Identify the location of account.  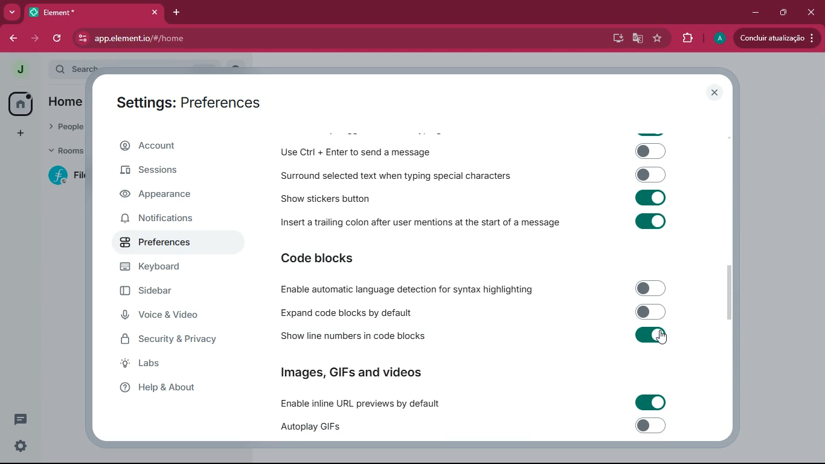
(177, 146).